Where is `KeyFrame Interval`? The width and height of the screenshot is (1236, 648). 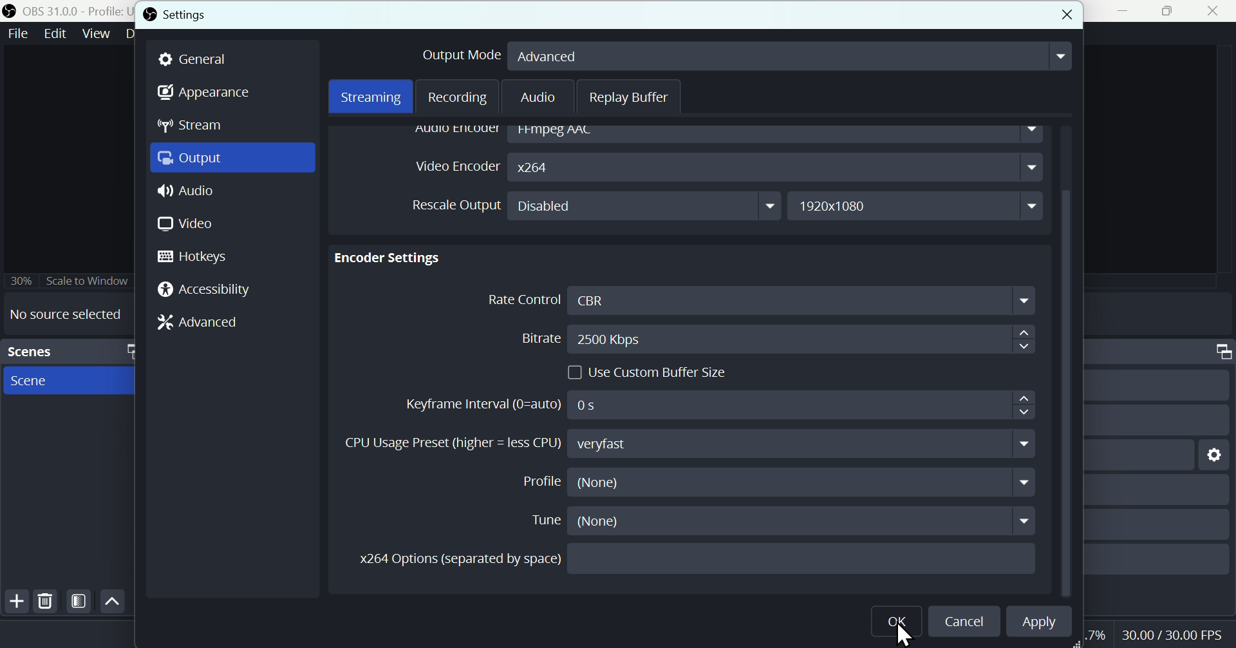 KeyFrame Interval is located at coordinates (718, 405).